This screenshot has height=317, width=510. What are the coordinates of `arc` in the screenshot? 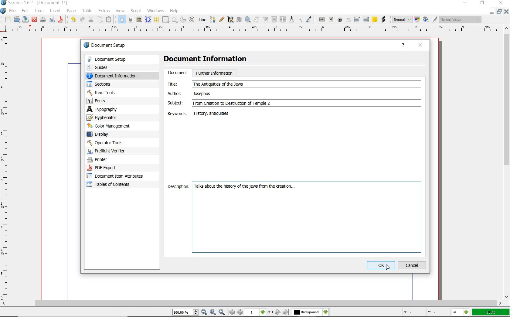 It's located at (183, 19).